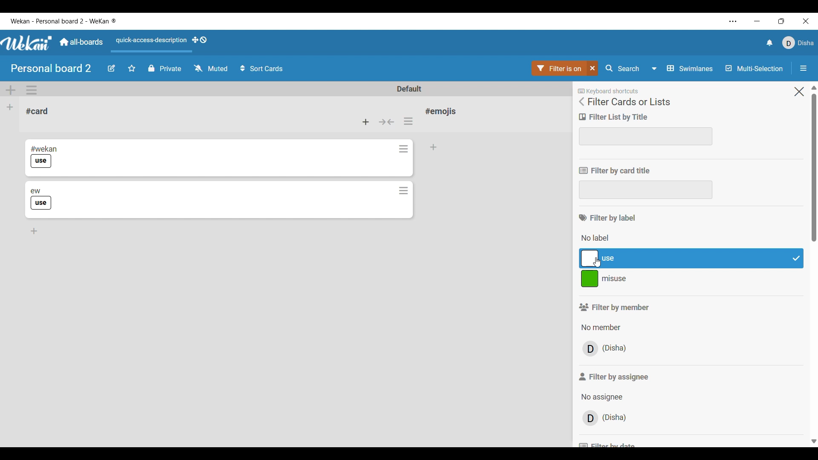 The height and width of the screenshot is (460, 818). I want to click on Swimlane actions, so click(32, 90).